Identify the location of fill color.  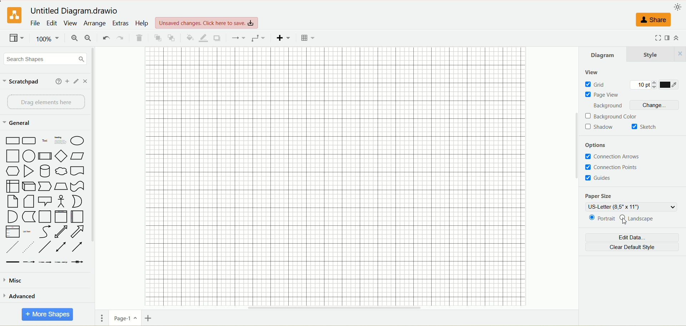
(189, 37).